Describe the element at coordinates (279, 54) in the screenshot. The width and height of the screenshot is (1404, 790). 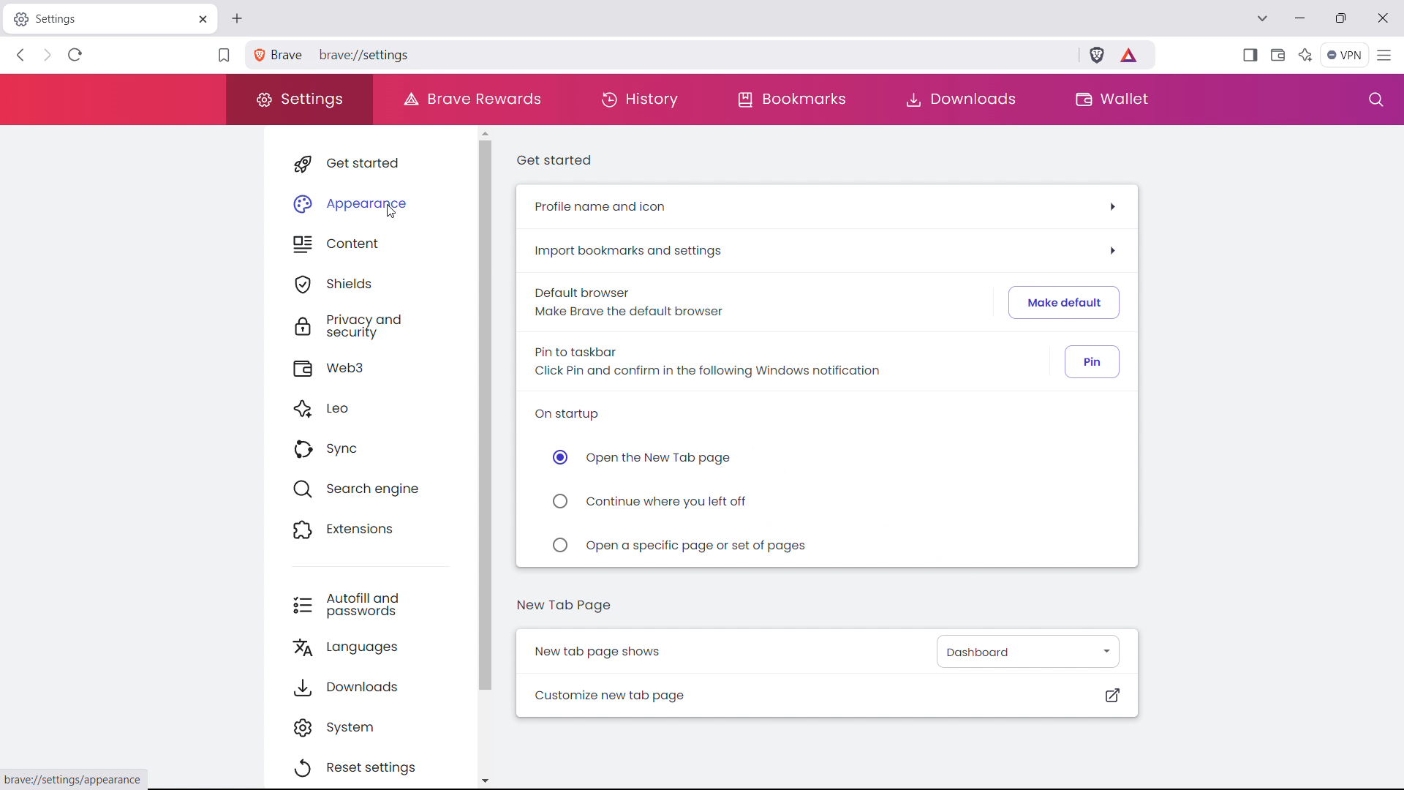
I see `Brave` at that location.